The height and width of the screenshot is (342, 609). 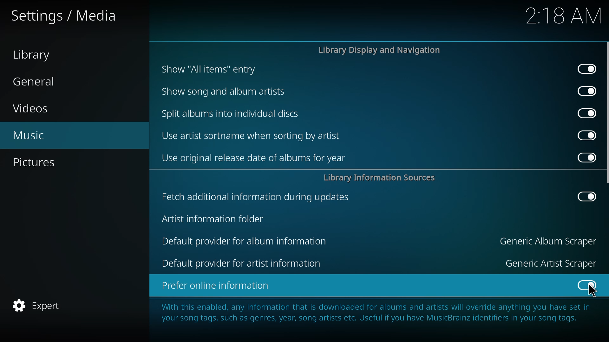 I want to click on split albums into discs, so click(x=229, y=113).